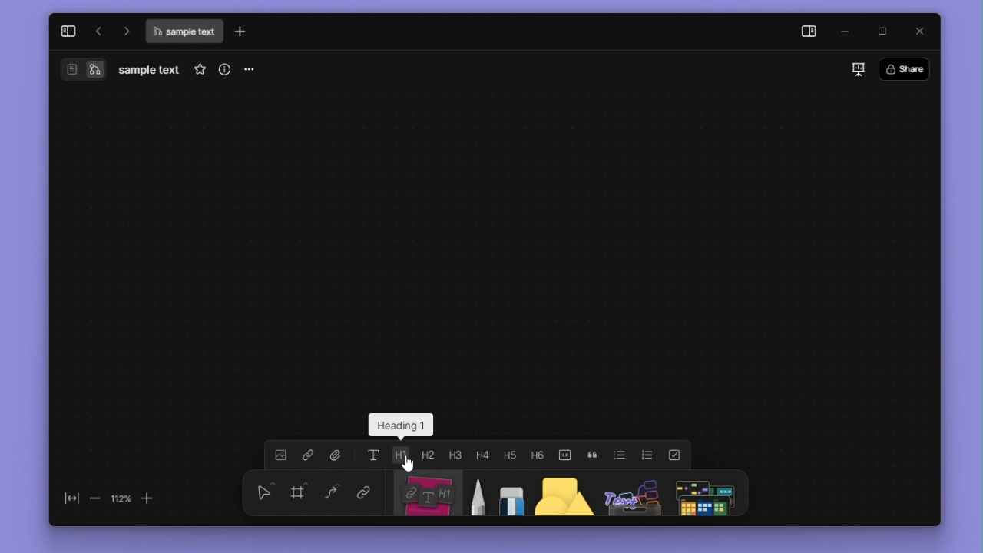 This screenshot has width=983, height=553. What do you see at coordinates (280, 455) in the screenshot?
I see `image` at bounding box center [280, 455].